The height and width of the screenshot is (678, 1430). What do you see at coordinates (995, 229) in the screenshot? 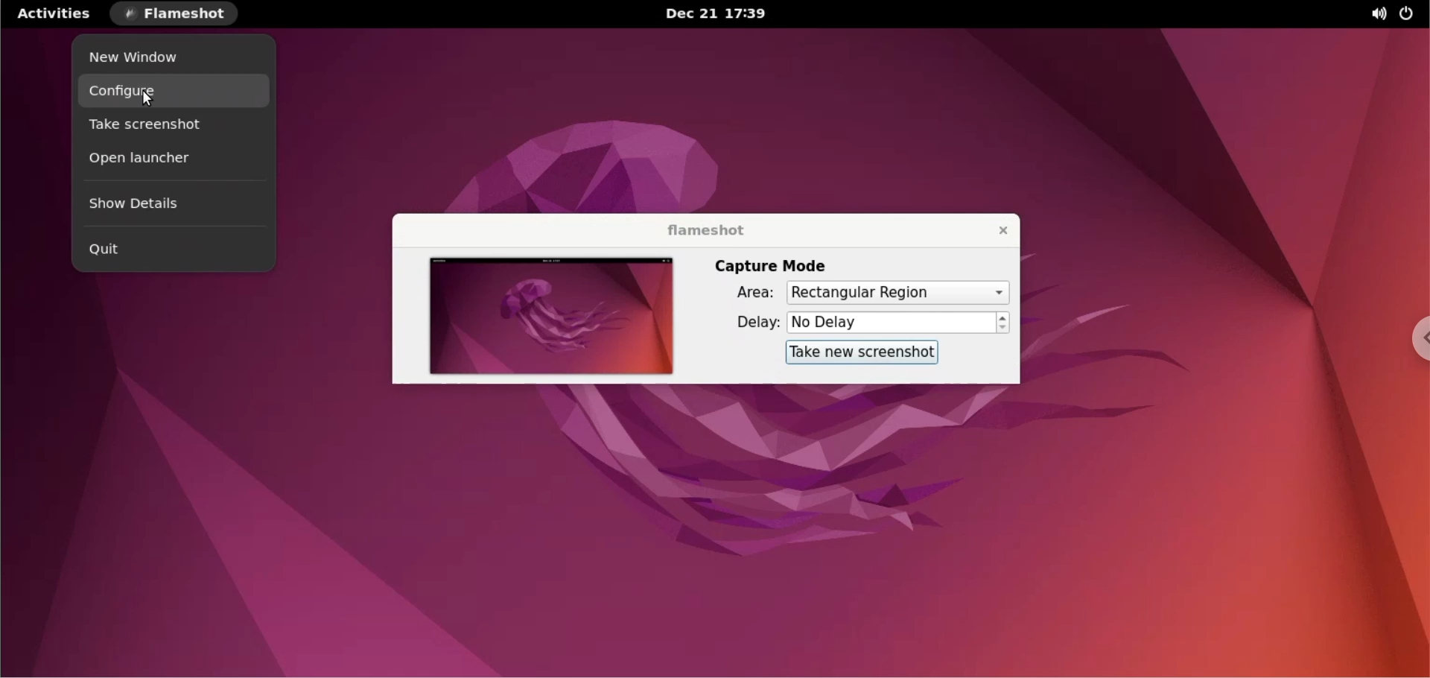
I see `close` at bounding box center [995, 229].